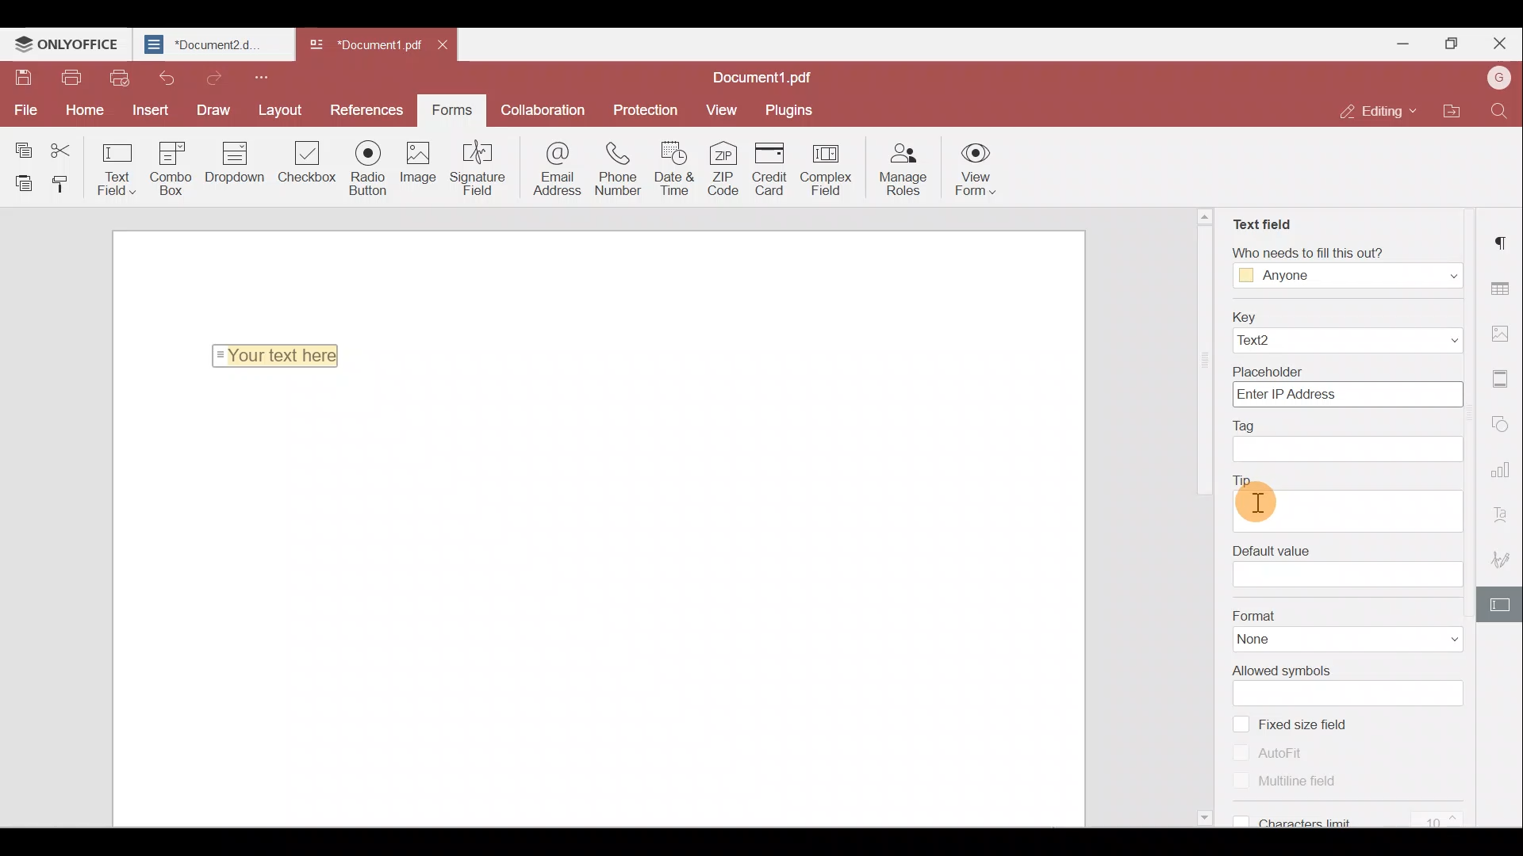 This screenshot has height=856, width=1523. Describe the element at coordinates (1289, 751) in the screenshot. I see `Auto fit` at that location.